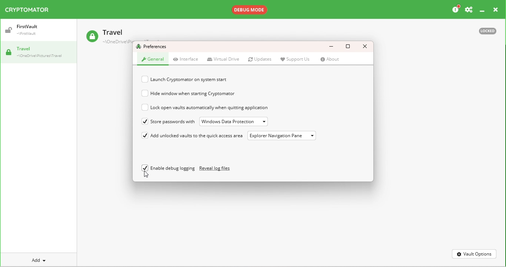 The width and height of the screenshot is (506, 267). I want to click on checkbox, so click(145, 123).